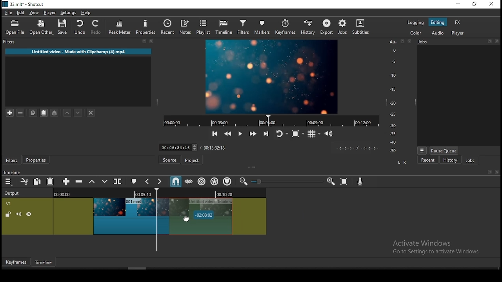 Image resolution: width=502 pixels, height=282 pixels. What do you see at coordinates (298, 134) in the screenshot?
I see `toggle zoom` at bounding box center [298, 134].